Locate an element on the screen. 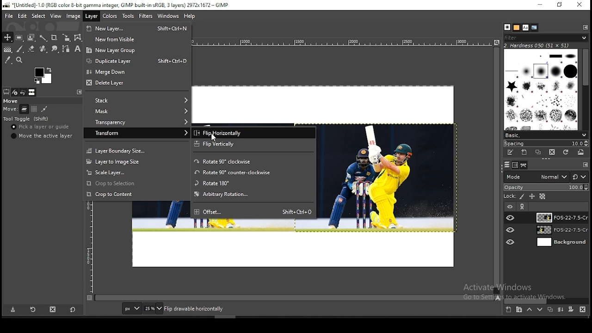 The height and width of the screenshot is (333, 592). edit is located at coordinates (23, 16).